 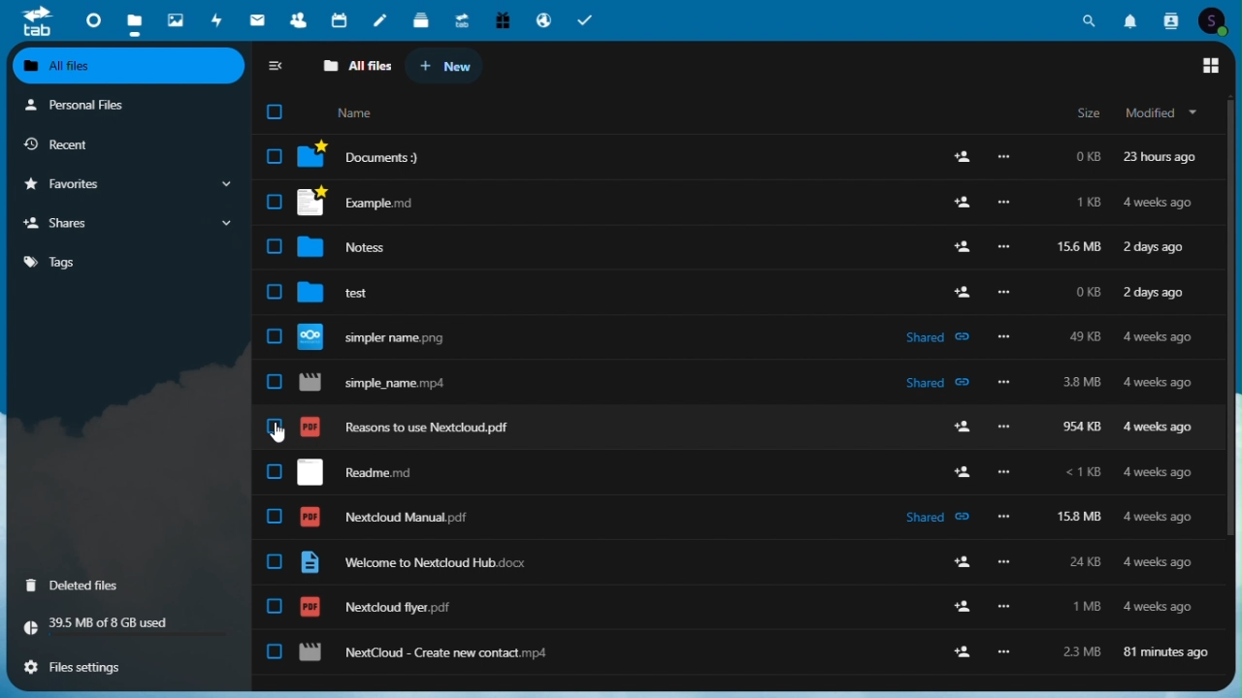 I want to click on  add user, so click(x=963, y=650).